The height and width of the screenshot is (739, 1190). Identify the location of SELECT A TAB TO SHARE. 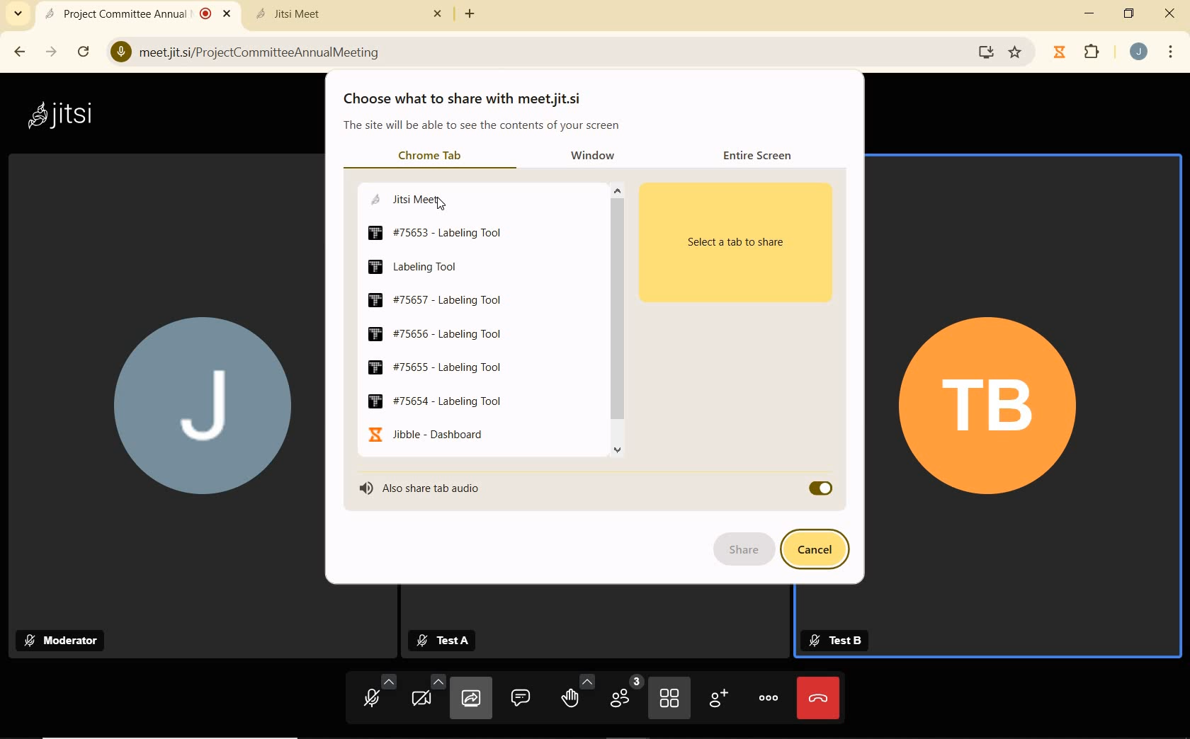
(744, 241).